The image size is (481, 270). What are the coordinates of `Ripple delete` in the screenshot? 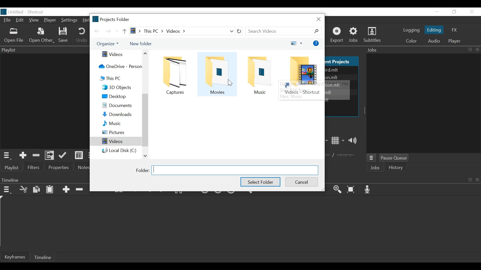 It's located at (80, 189).